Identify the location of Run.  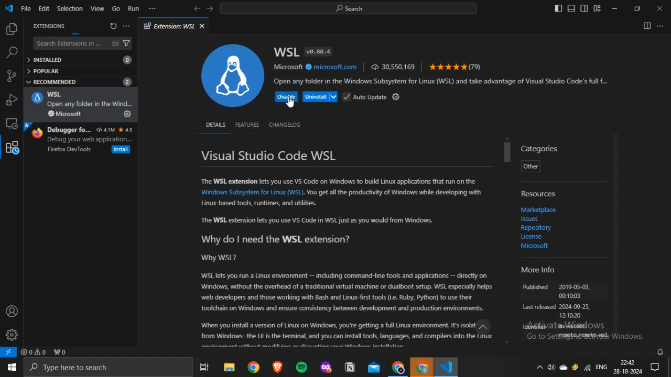
(134, 8).